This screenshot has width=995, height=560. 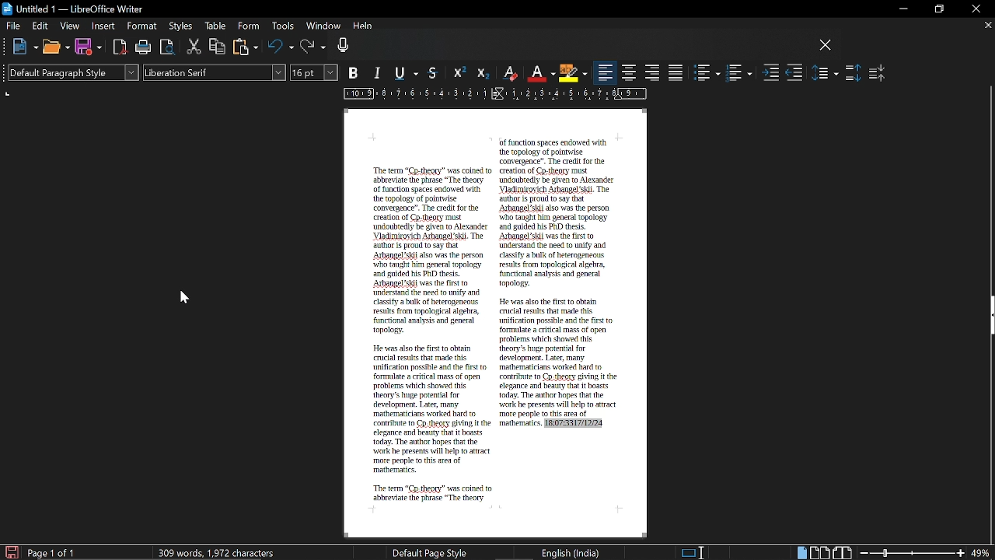 I want to click on cursor, so click(x=185, y=298).